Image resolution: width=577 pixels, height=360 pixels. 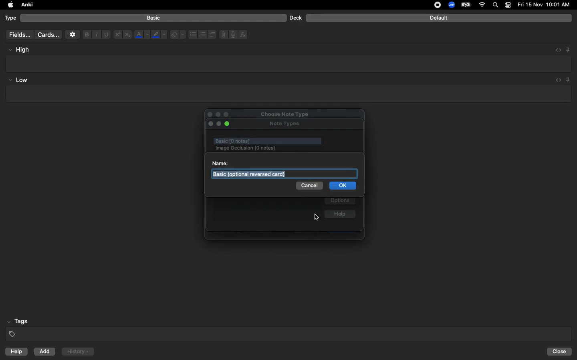 I want to click on Bullet, so click(x=192, y=34).